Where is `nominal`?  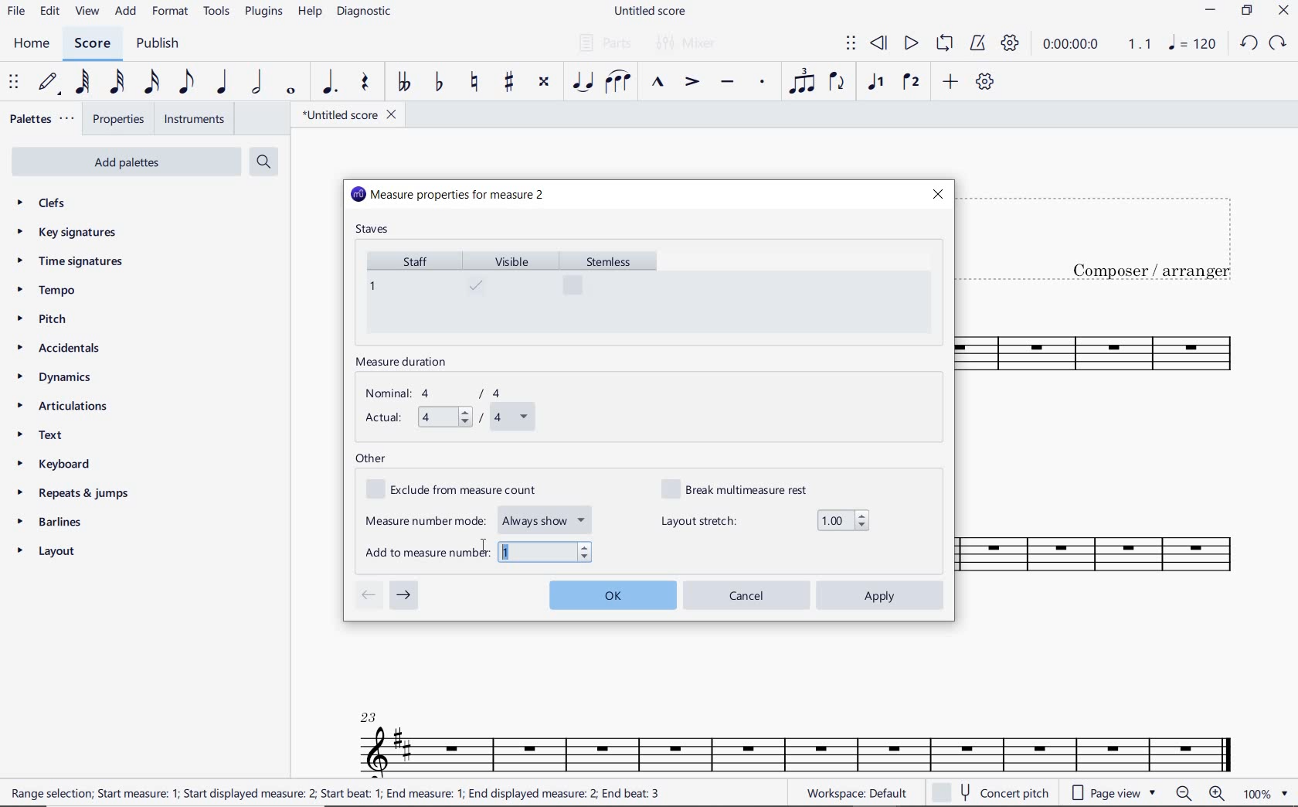
nominal is located at coordinates (441, 393).